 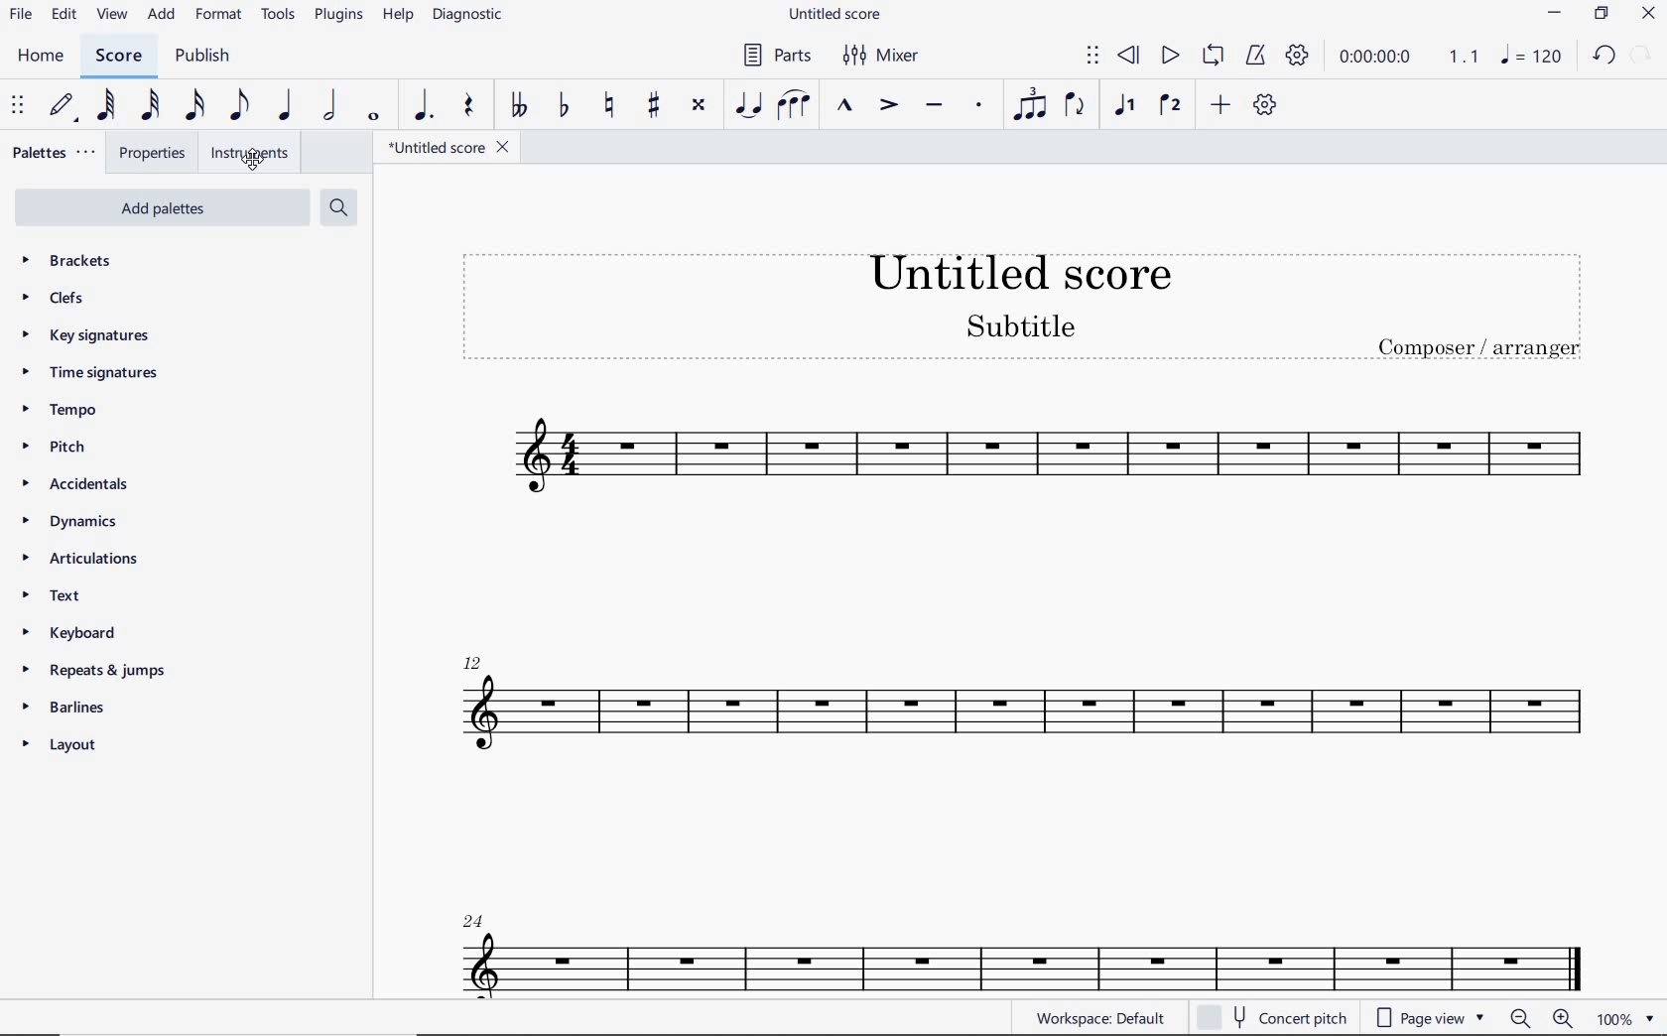 What do you see at coordinates (115, 16) in the screenshot?
I see `view` at bounding box center [115, 16].